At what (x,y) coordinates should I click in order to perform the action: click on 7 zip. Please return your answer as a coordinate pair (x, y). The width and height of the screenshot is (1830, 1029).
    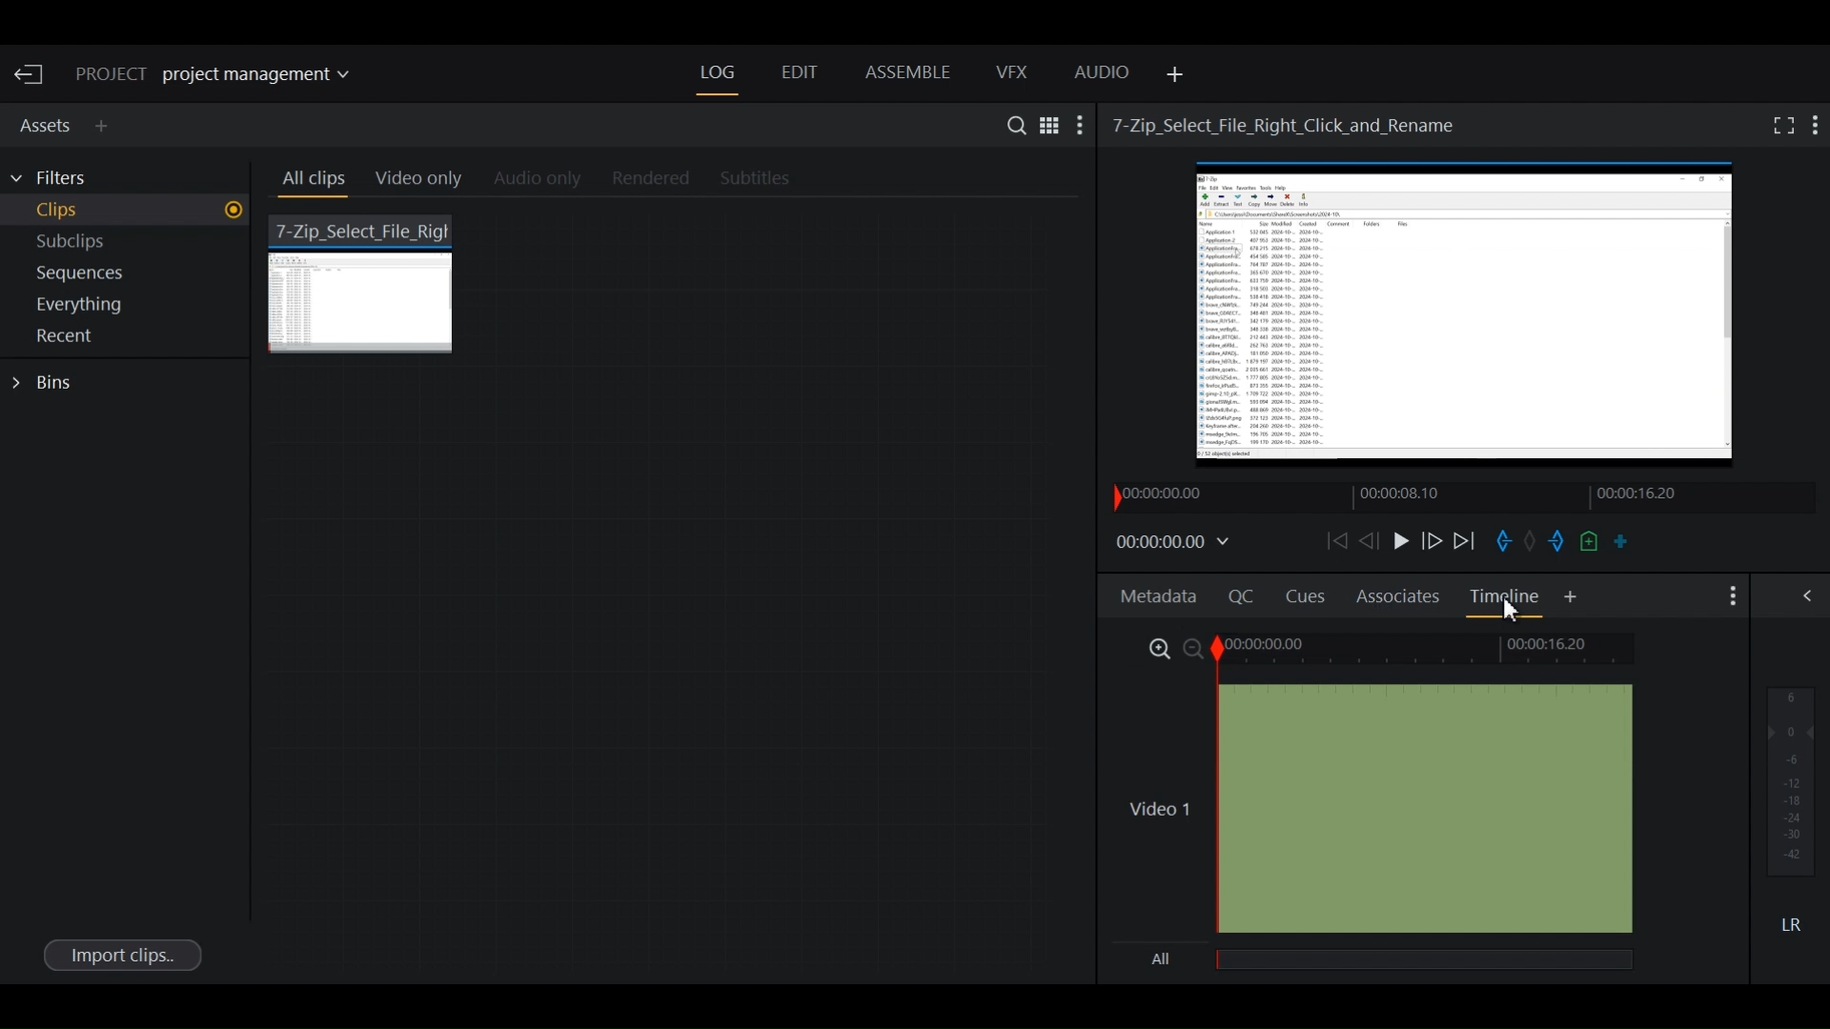
    Looking at the image, I should click on (365, 282).